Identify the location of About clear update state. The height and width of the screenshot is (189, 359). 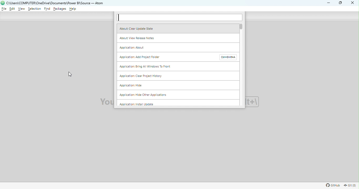
(178, 29).